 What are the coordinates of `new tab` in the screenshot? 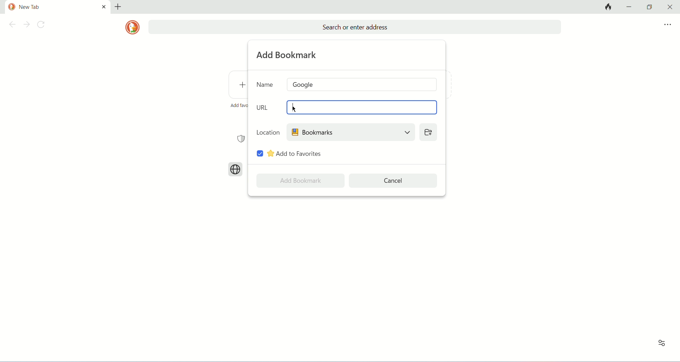 It's located at (118, 7).